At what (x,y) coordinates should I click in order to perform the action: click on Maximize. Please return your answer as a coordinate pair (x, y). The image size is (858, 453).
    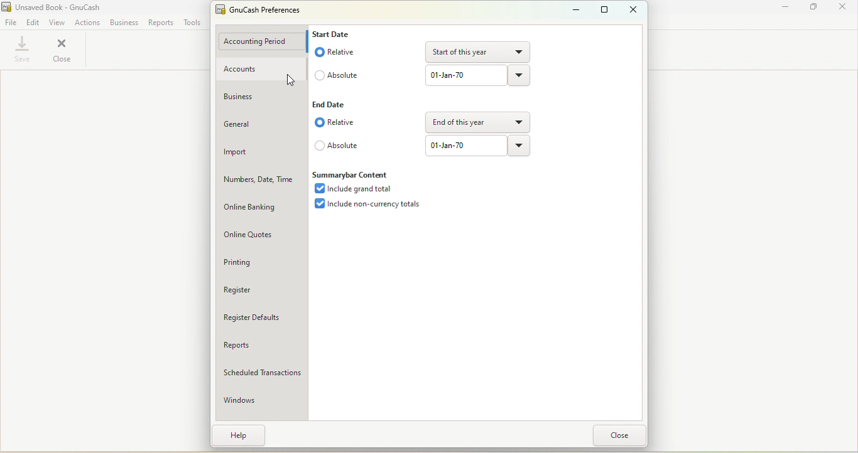
    Looking at the image, I should click on (815, 7).